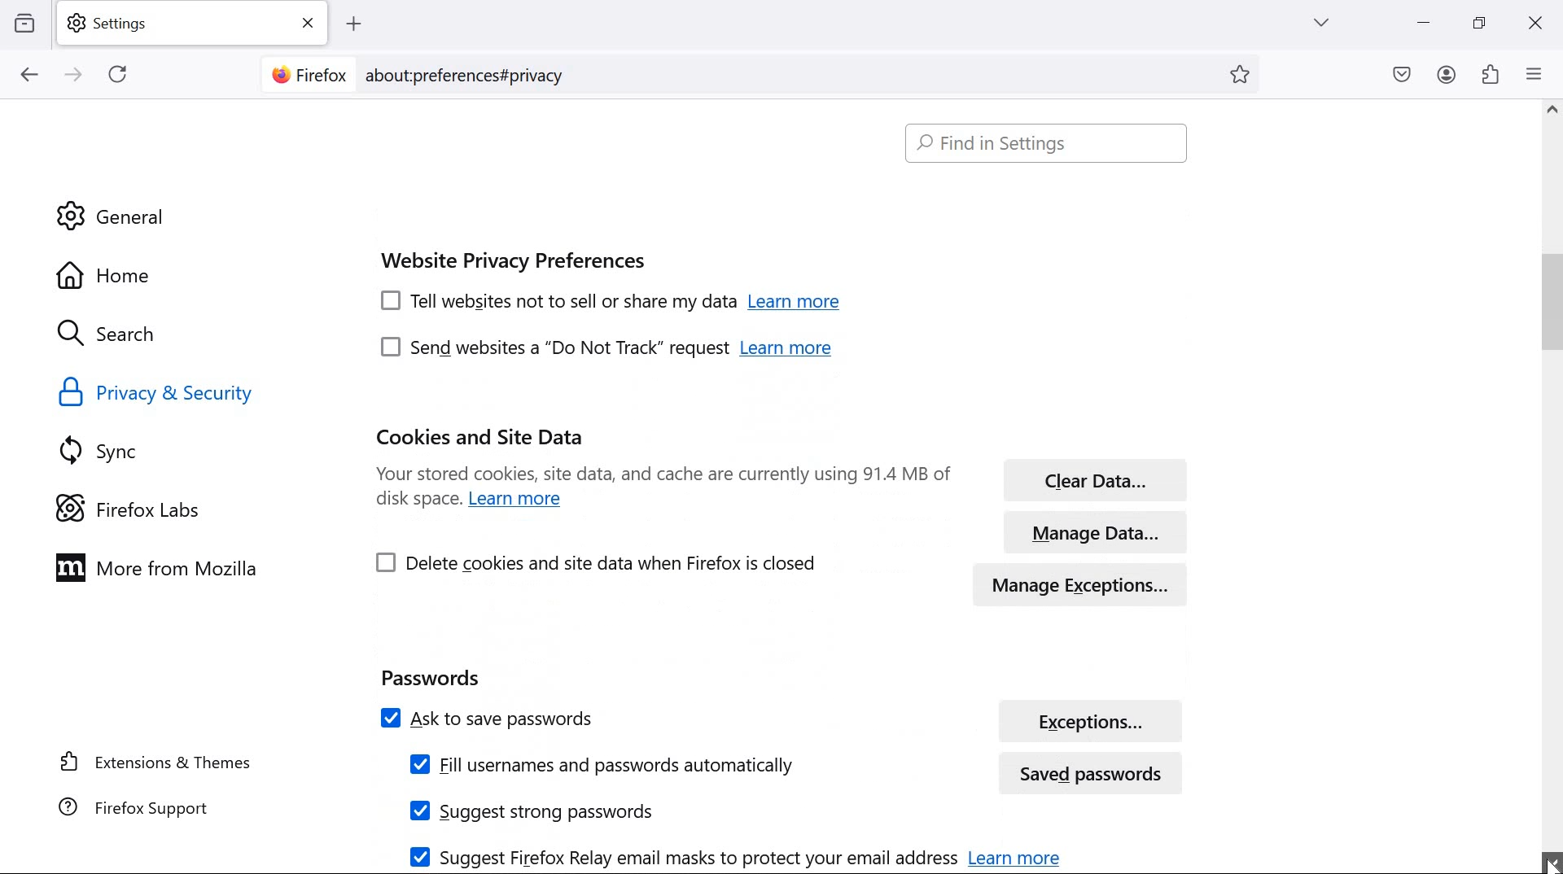 Image resolution: width=1563 pixels, height=874 pixels. Describe the element at coordinates (123, 335) in the screenshot. I see `search` at that location.